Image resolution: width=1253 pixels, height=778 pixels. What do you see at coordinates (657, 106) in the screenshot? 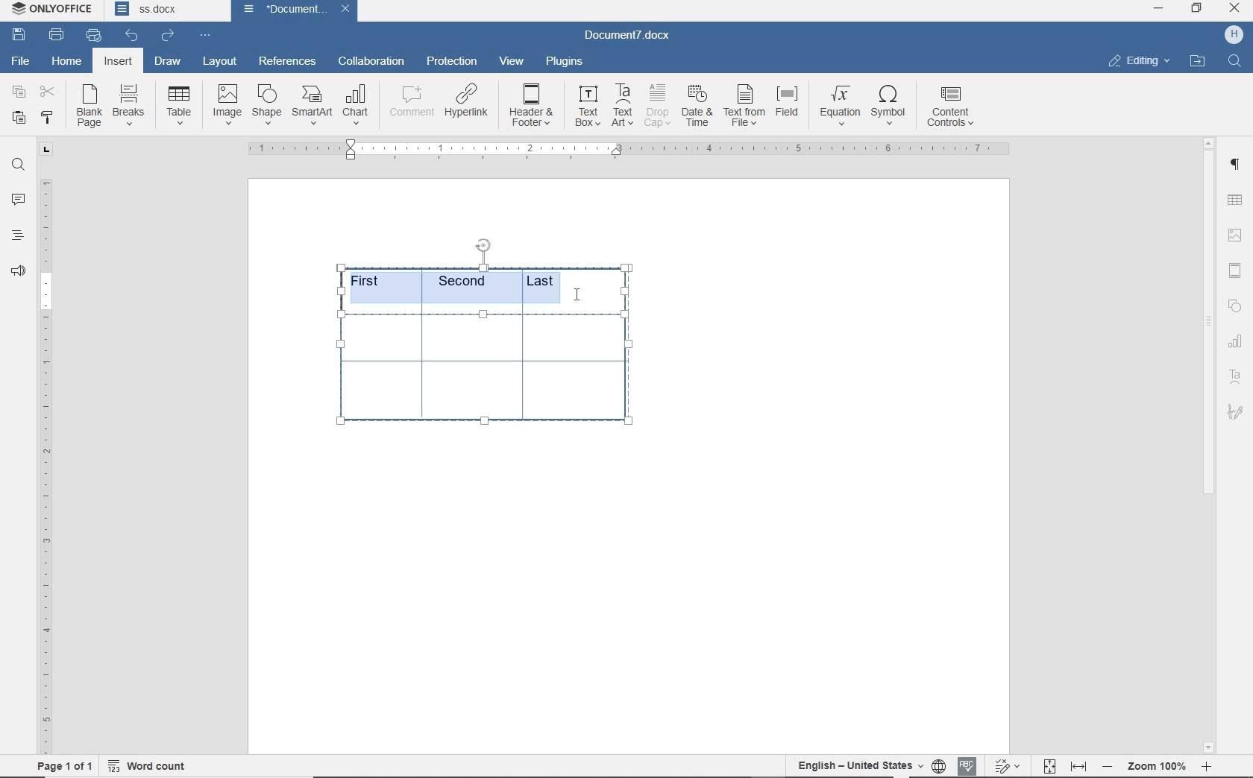
I see `drop cap` at bounding box center [657, 106].